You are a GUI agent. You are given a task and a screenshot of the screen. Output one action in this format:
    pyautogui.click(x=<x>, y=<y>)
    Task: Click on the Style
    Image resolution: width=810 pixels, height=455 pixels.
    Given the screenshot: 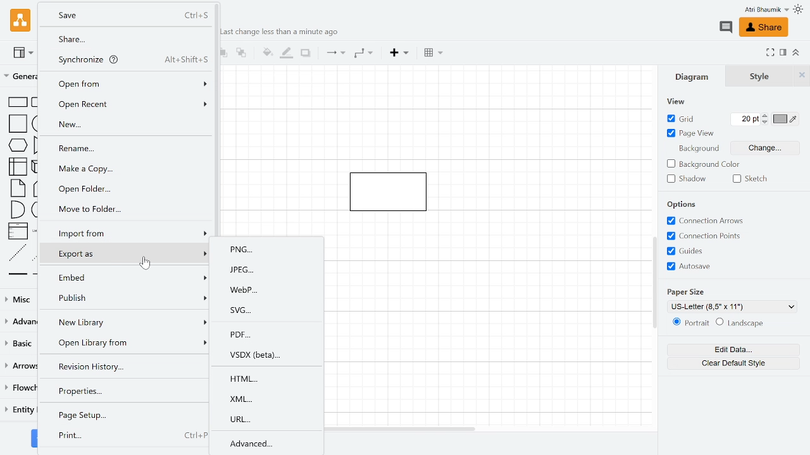 What is the action you would take?
    pyautogui.click(x=754, y=76)
    